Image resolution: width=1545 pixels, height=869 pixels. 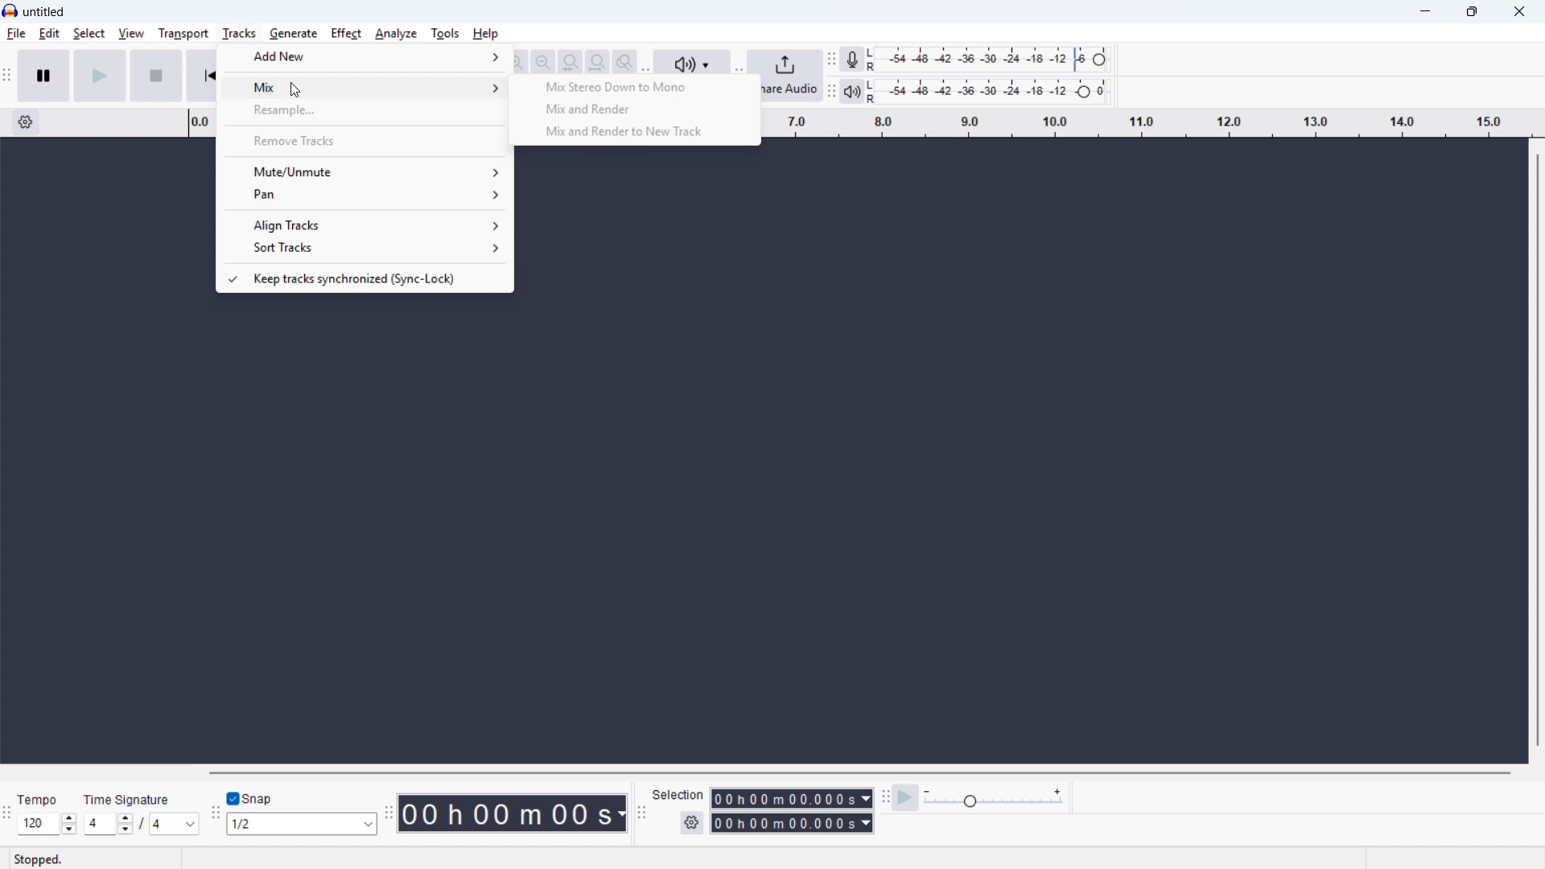 What do you see at coordinates (647, 60) in the screenshot?
I see `Audio Set up toolbar` at bounding box center [647, 60].